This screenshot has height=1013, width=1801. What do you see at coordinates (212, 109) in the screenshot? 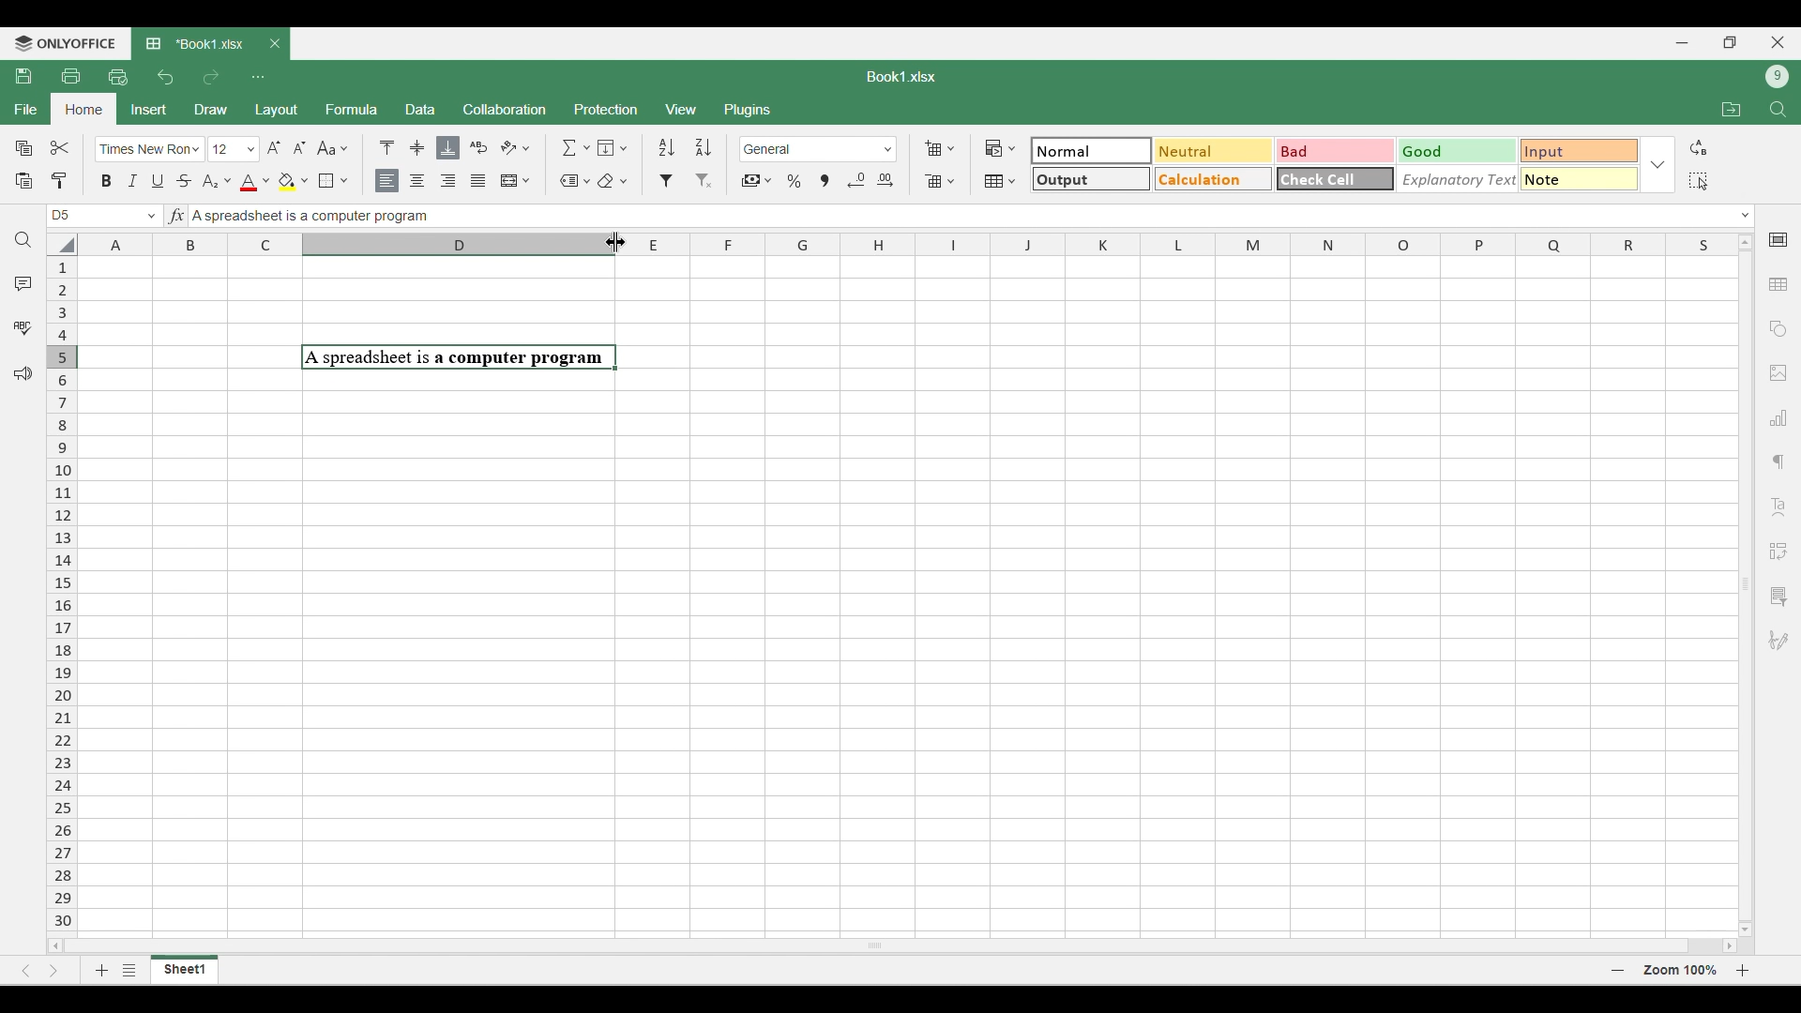
I see `Draw menu` at bounding box center [212, 109].